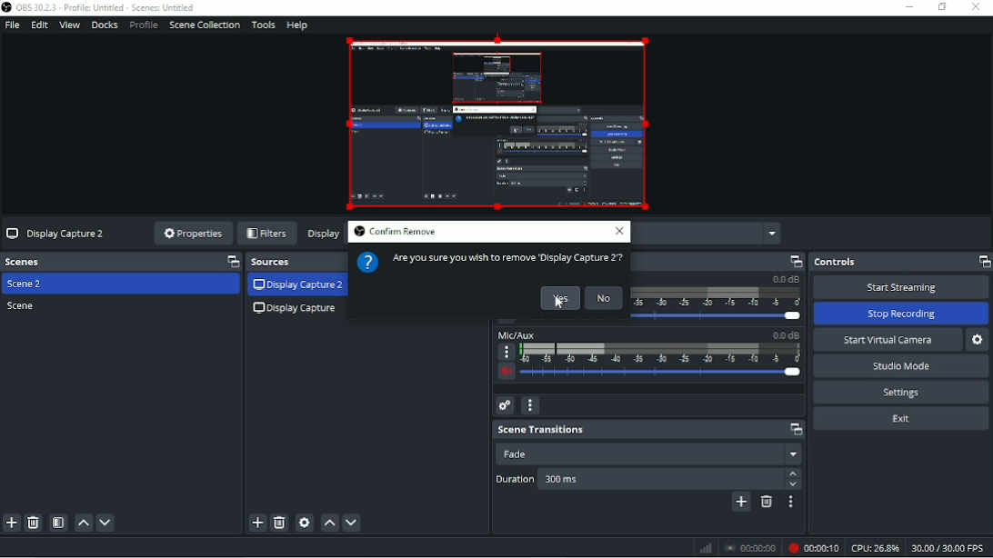 The width and height of the screenshot is (993, 558). What do you see at coordinates (34, 523) in the screenshot?
I see `Remove selected scene` at bounding box center [34, 523].